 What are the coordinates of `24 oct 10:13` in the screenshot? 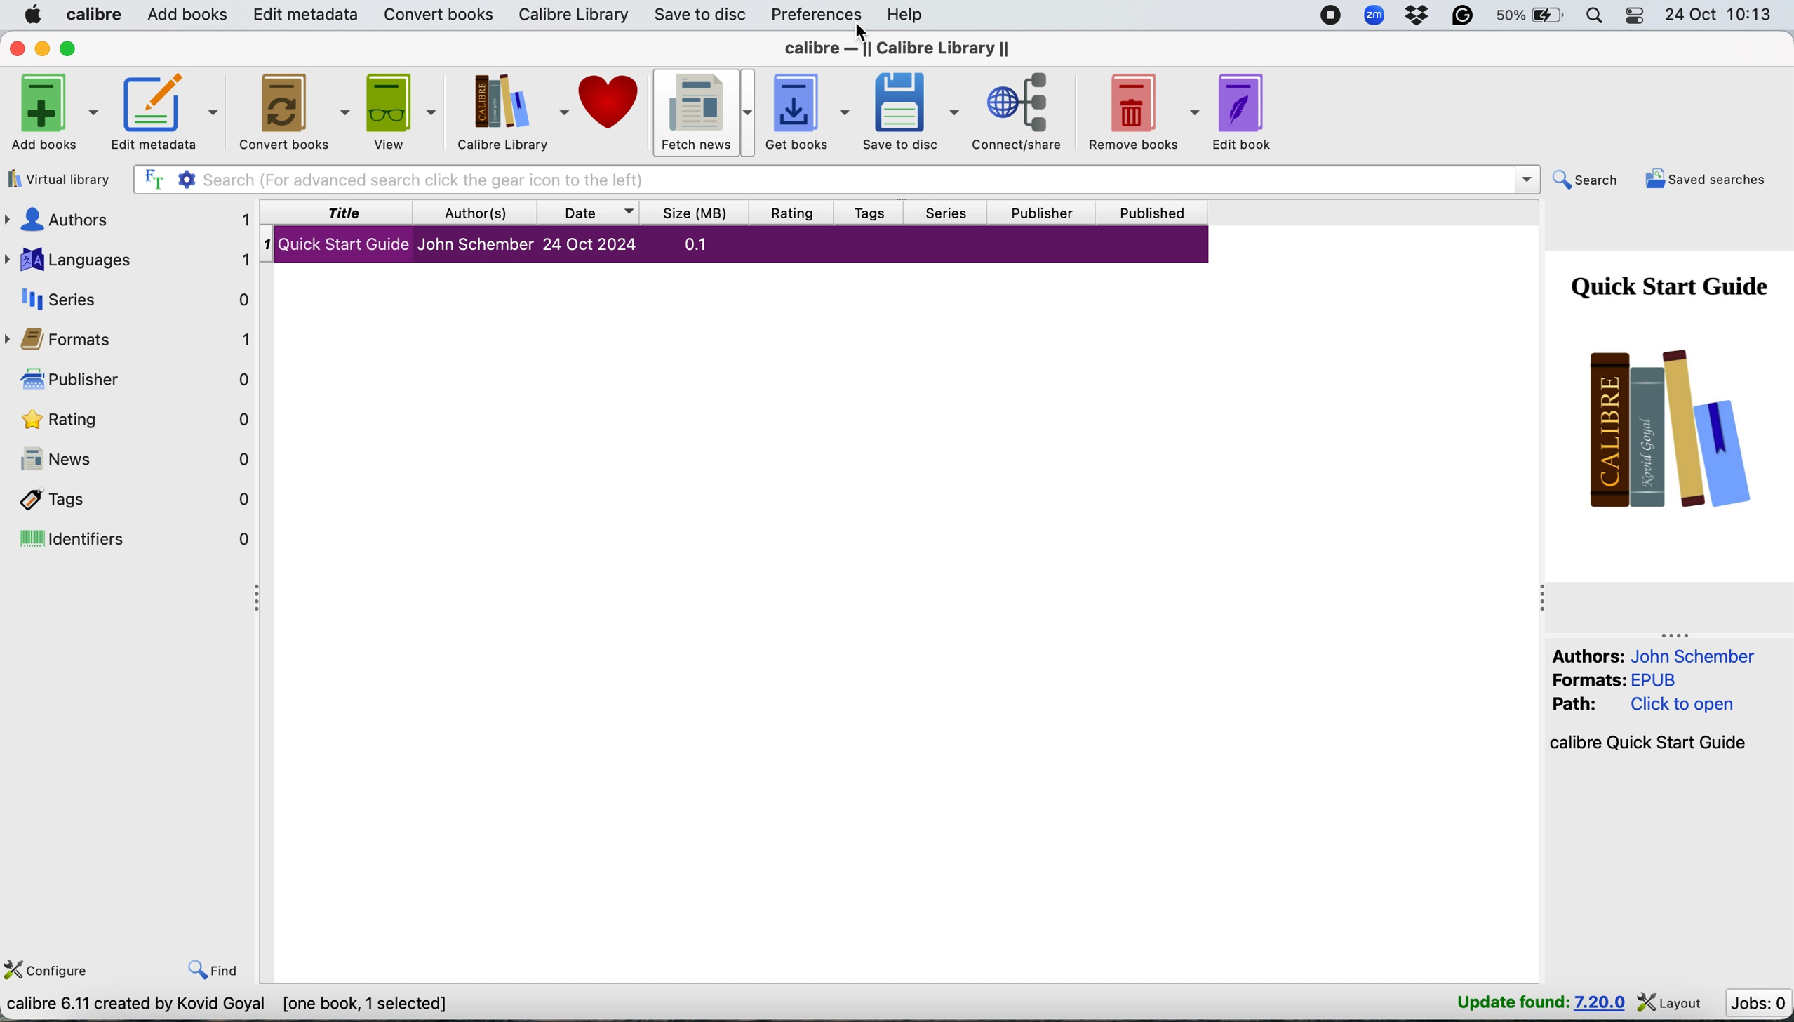 It's located at (1722, 17).